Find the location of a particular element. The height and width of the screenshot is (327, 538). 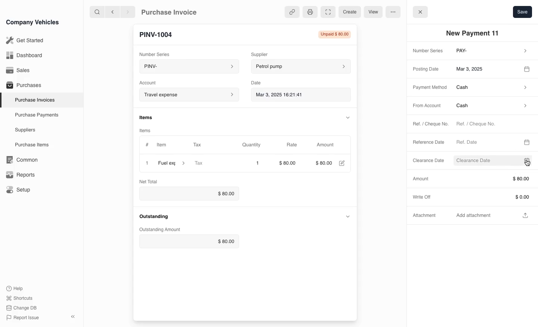

Shortcuts is located at coordinates (20, 299).